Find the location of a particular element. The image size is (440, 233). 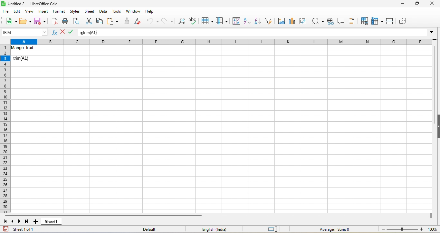

default is located at coordinates (156, 229).